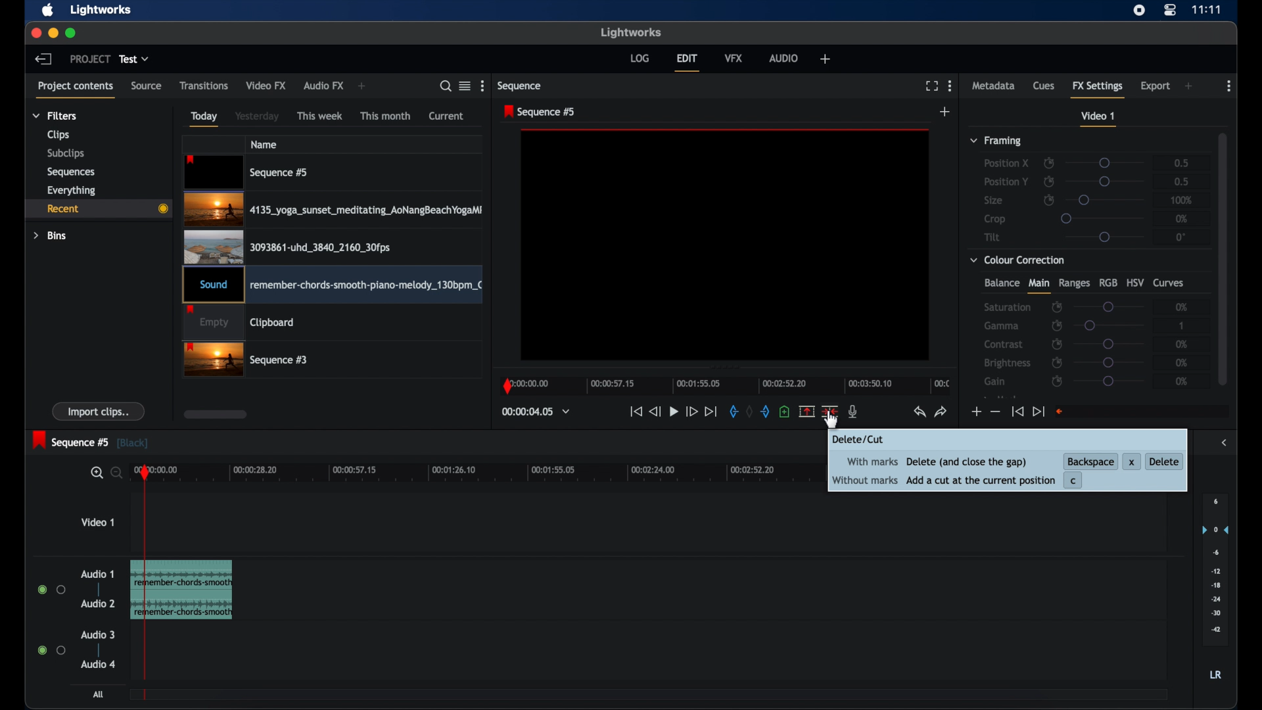  What do you see at coordinates (239, 323) in the screenshot?
I see `video clip` at bounding box center [239, 323].